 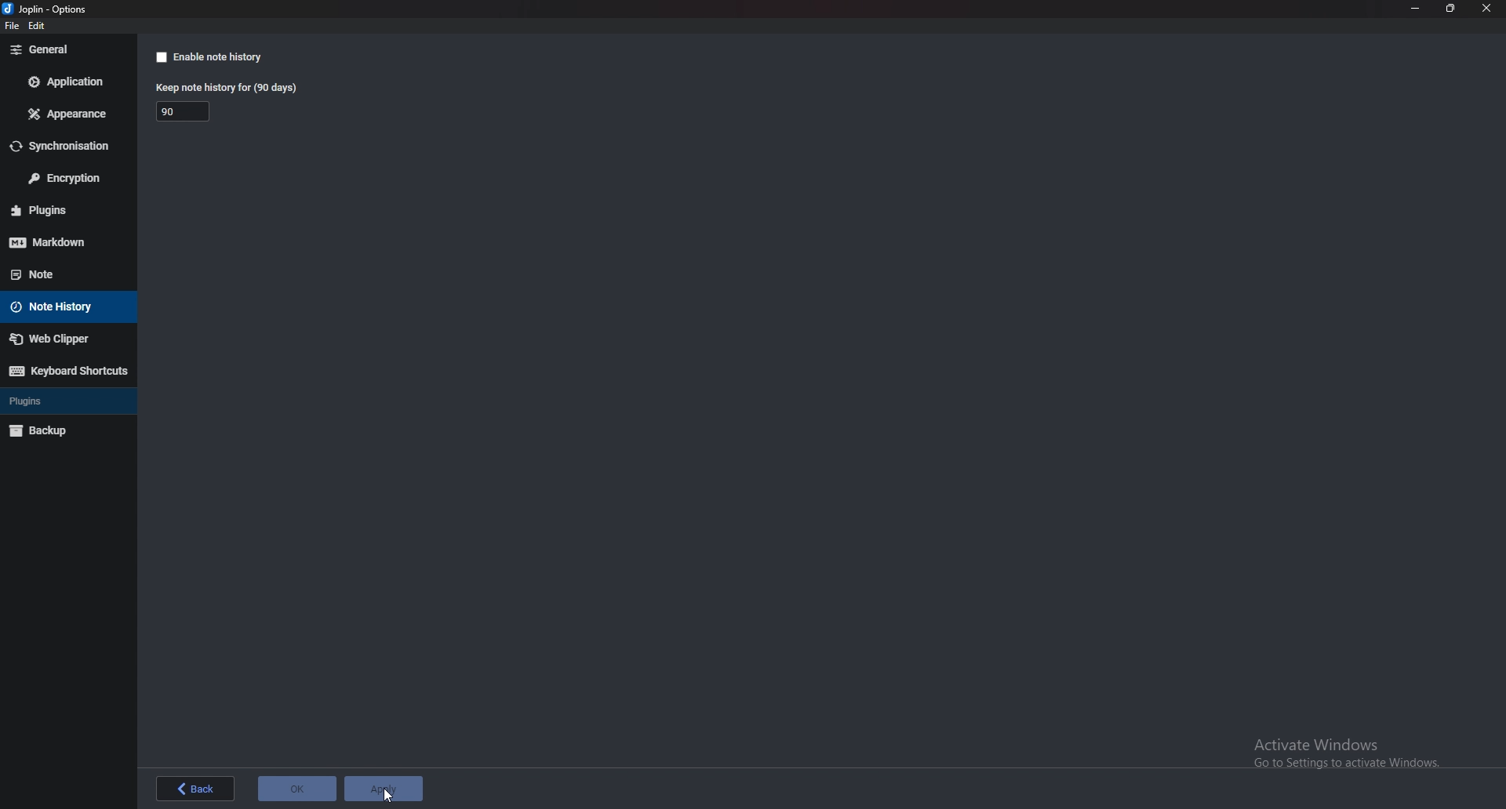 What do you see at coordinates (63, 430) in the screenshot?
I see `Backup` at bounding box center [63, 430].